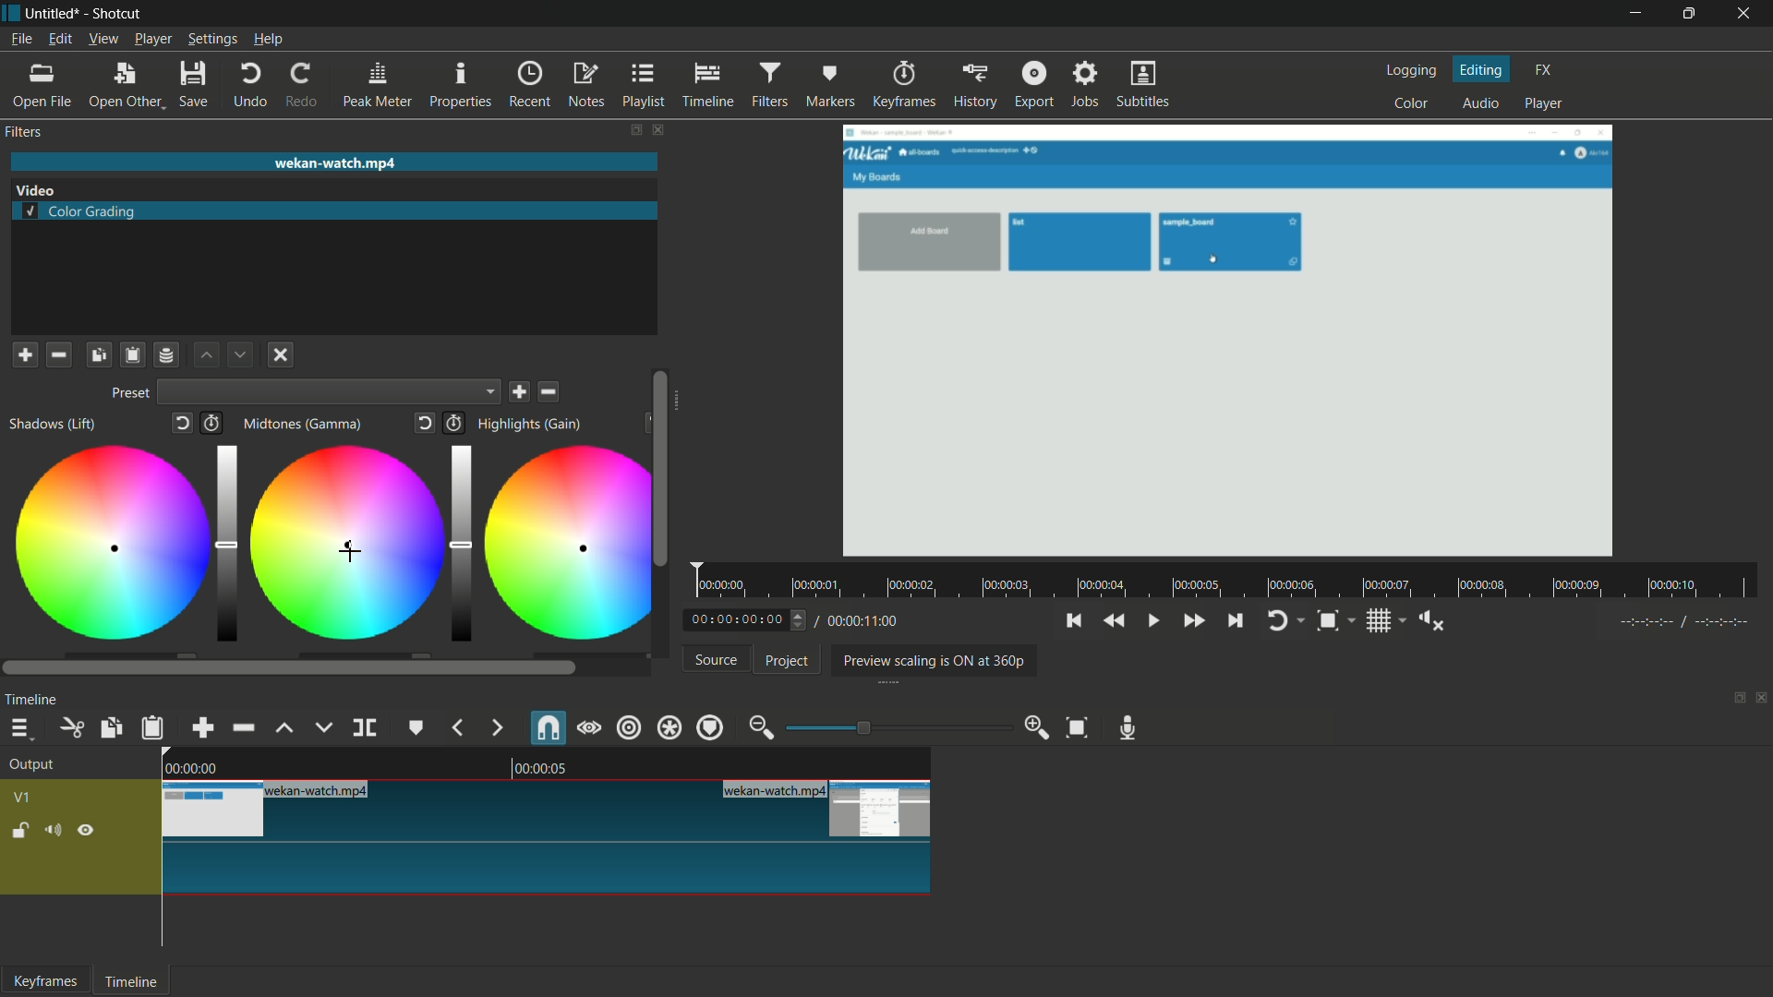  Describe the element at coordinates (281, 353) in the screenshot. I see `deselect a filter` at that location.